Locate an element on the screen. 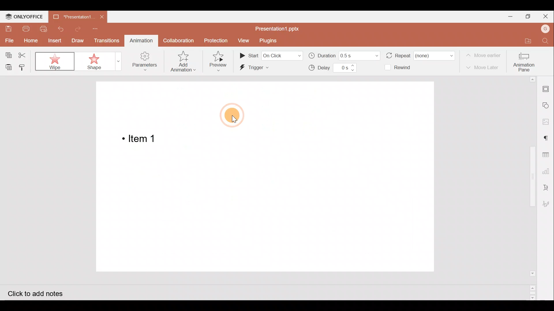 The height and width of the screenshot is (311, 554). Shape is located at coordinates (99, 61).